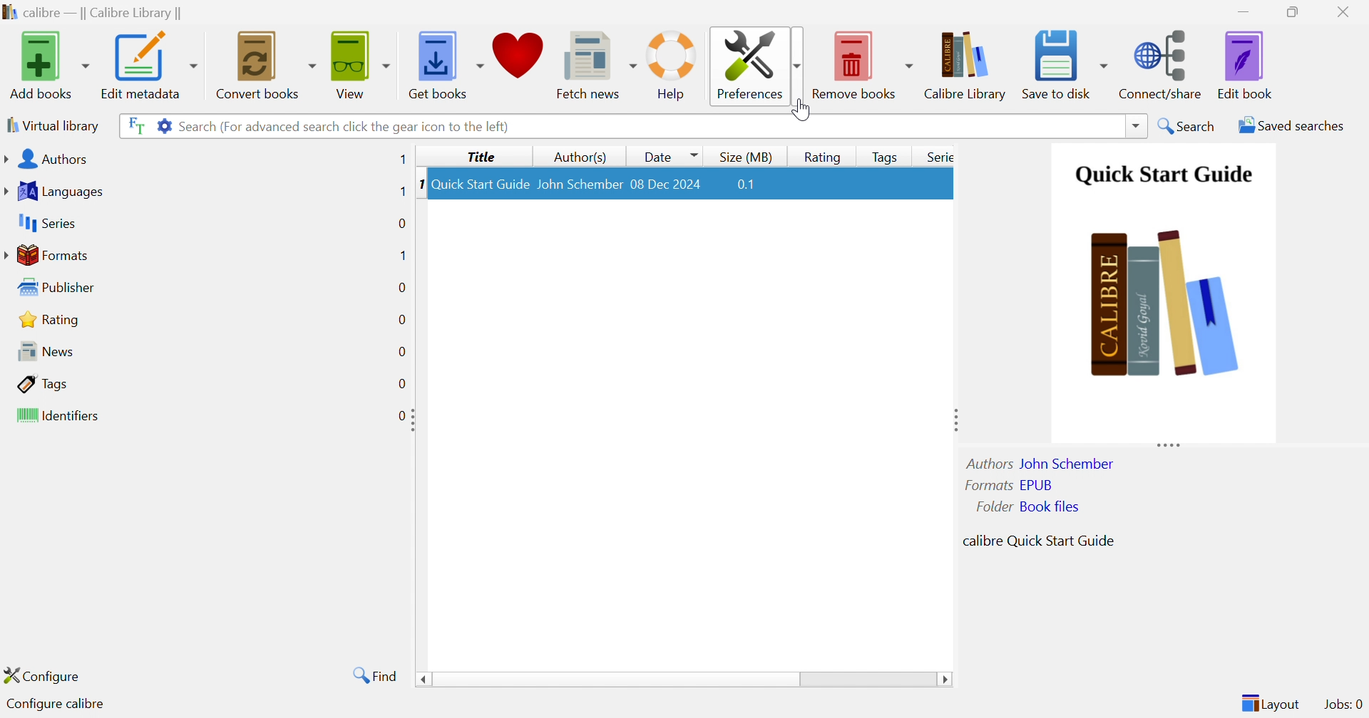  What do you see at coordinates (672, 65) in the screenshot?
I see `Help` at bounding box center [672, 65].